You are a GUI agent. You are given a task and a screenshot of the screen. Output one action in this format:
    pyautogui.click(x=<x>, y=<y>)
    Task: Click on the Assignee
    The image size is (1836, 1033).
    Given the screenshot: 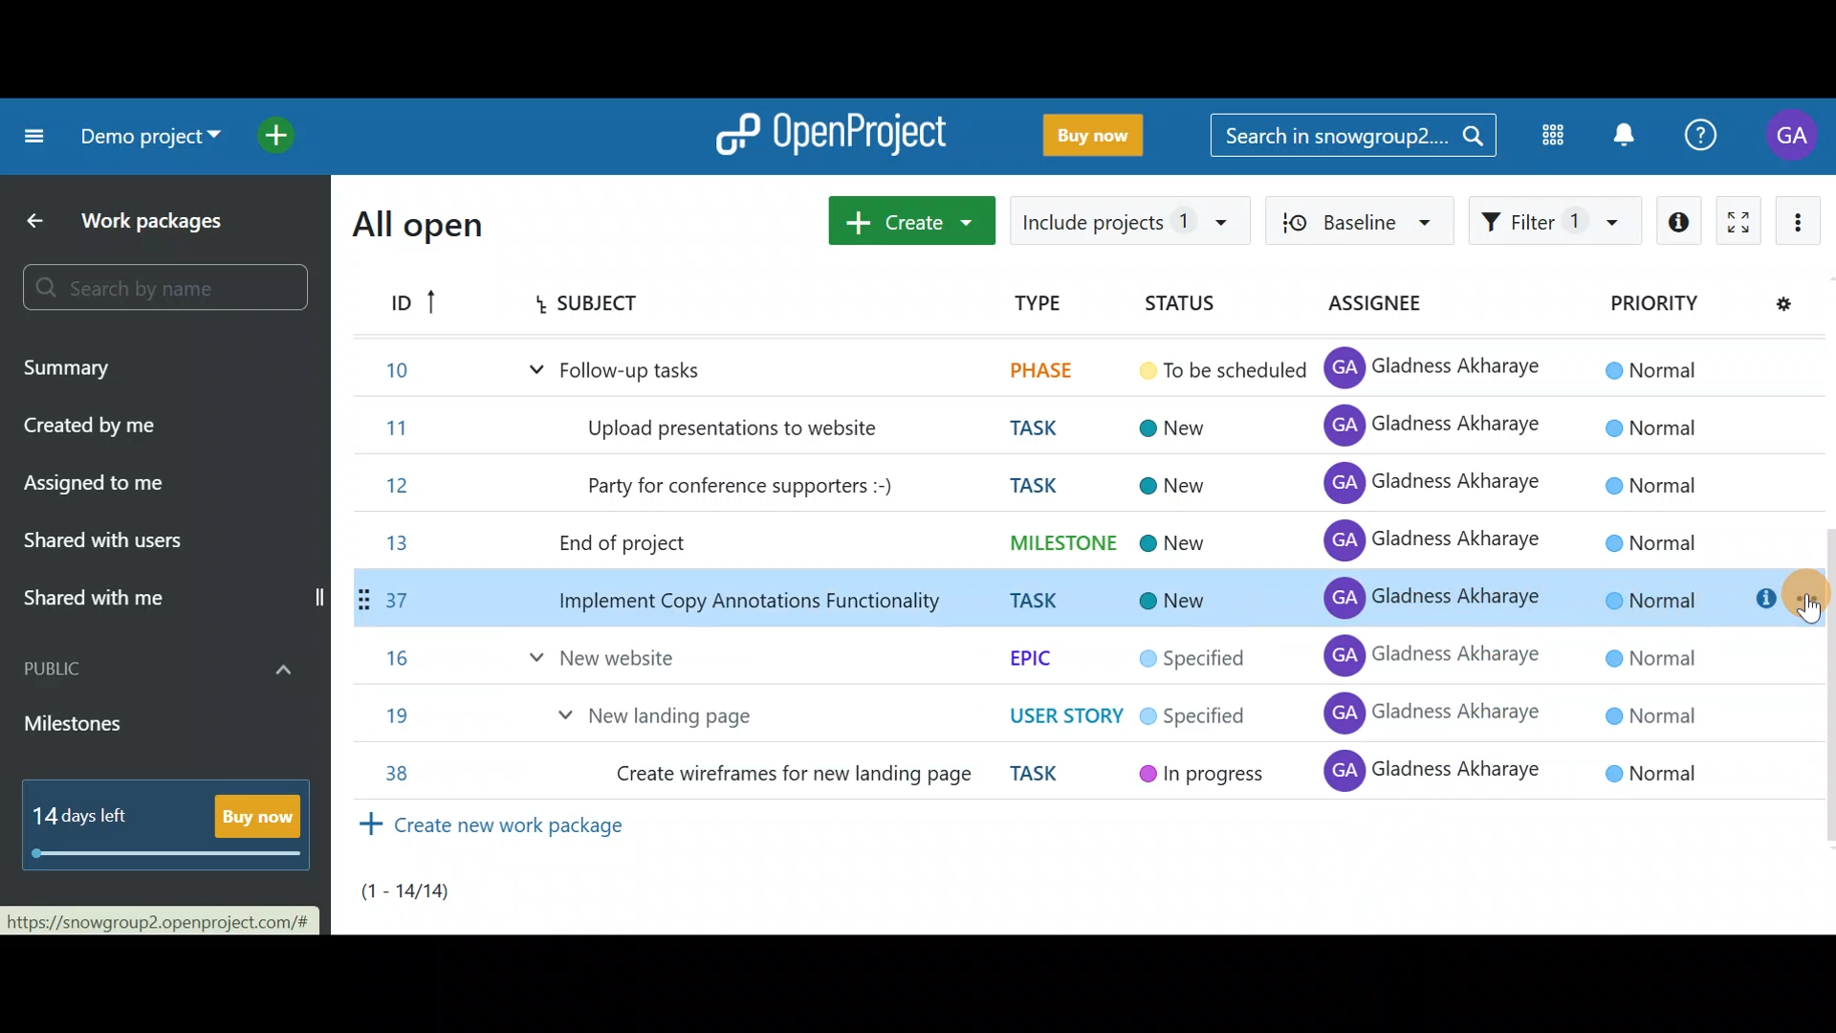 What is the action you would take?
    pyautogui.click(x=1364, y=304)
    